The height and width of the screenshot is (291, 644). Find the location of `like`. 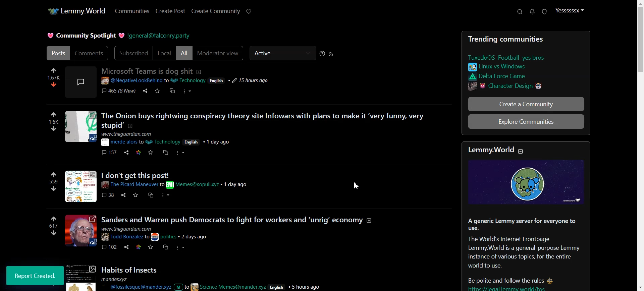

like is located at coordinates (54, 115).